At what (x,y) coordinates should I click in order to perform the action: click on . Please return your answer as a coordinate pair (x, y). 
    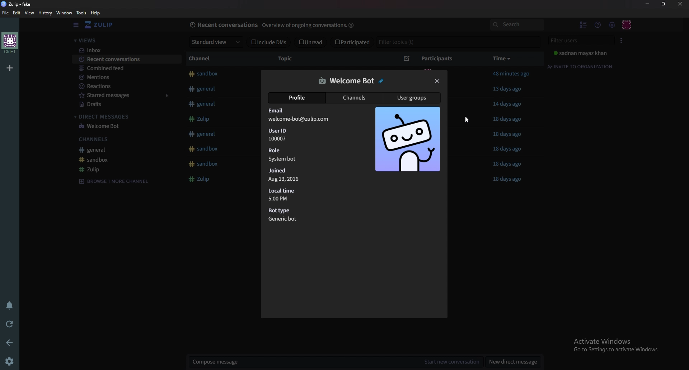
    Looking at the image, I should click on (511, 74).